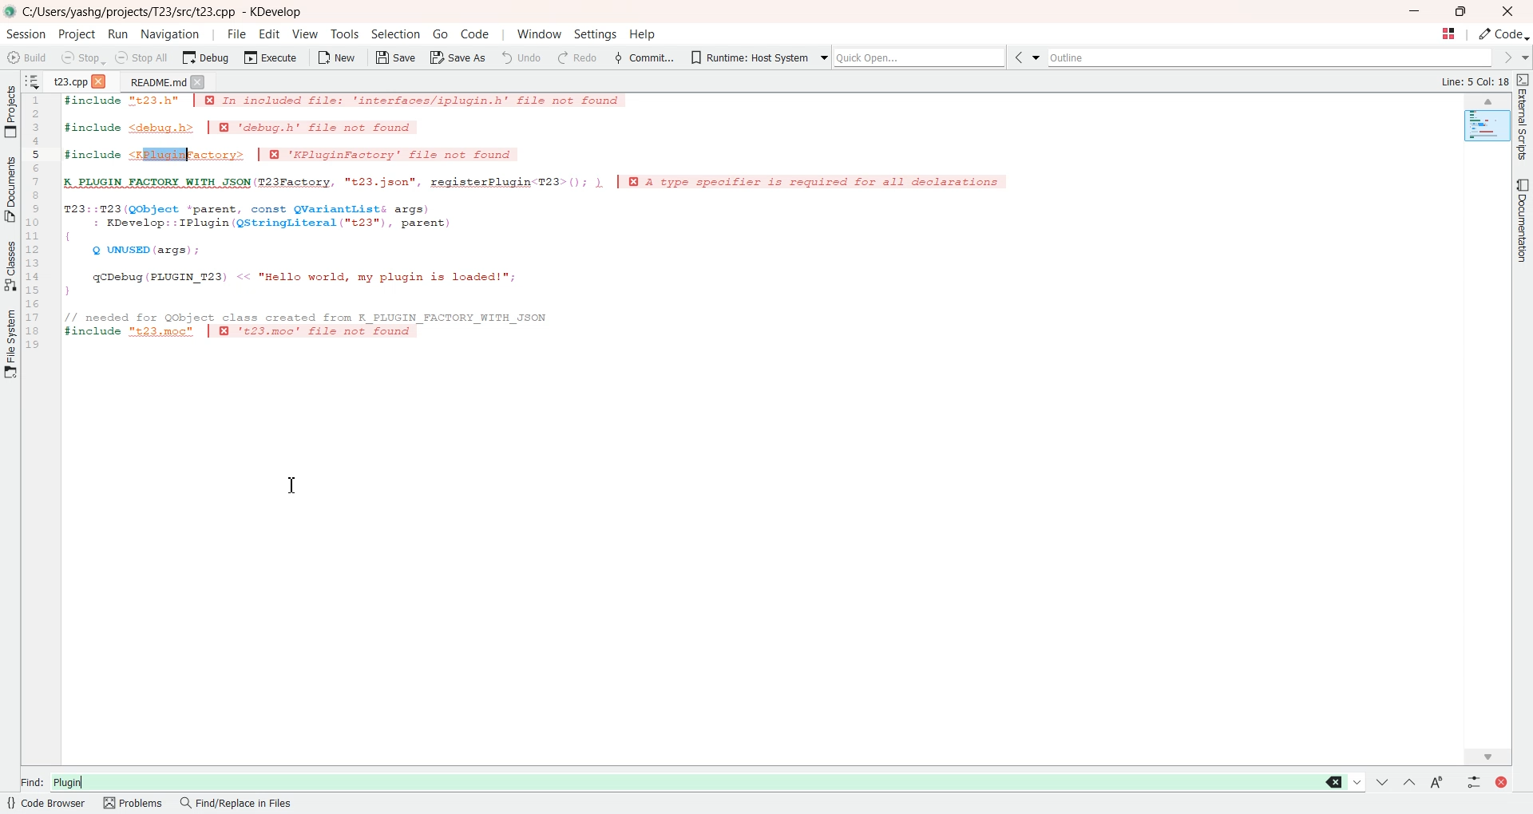 The height and width of the screenshot is (814, 1533). What do you see at coordinates (78, 34) in the screenshot?
I see `Project` at bounding box center [78, 34].